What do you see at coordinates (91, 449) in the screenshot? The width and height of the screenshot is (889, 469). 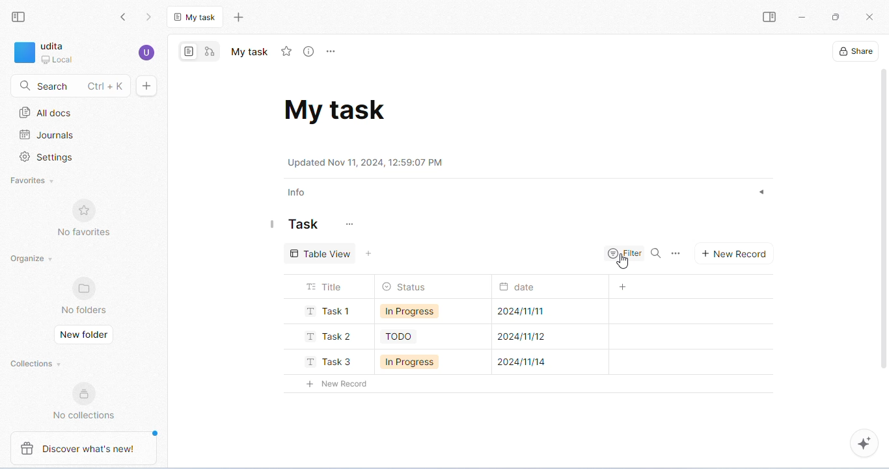 I see `discover what's new` at bounding box center [91, 449].